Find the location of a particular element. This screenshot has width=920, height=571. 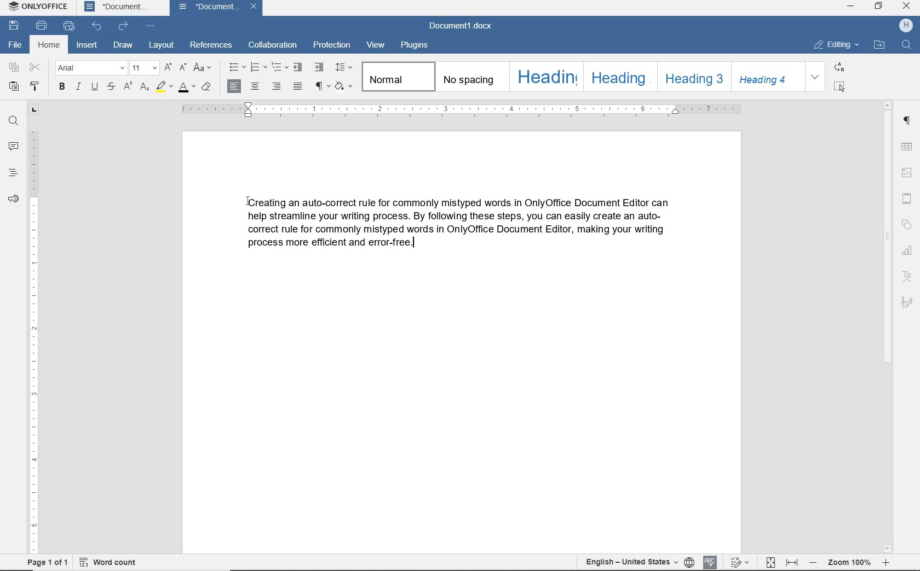

strikethrough is located at coordinates (110, 86).